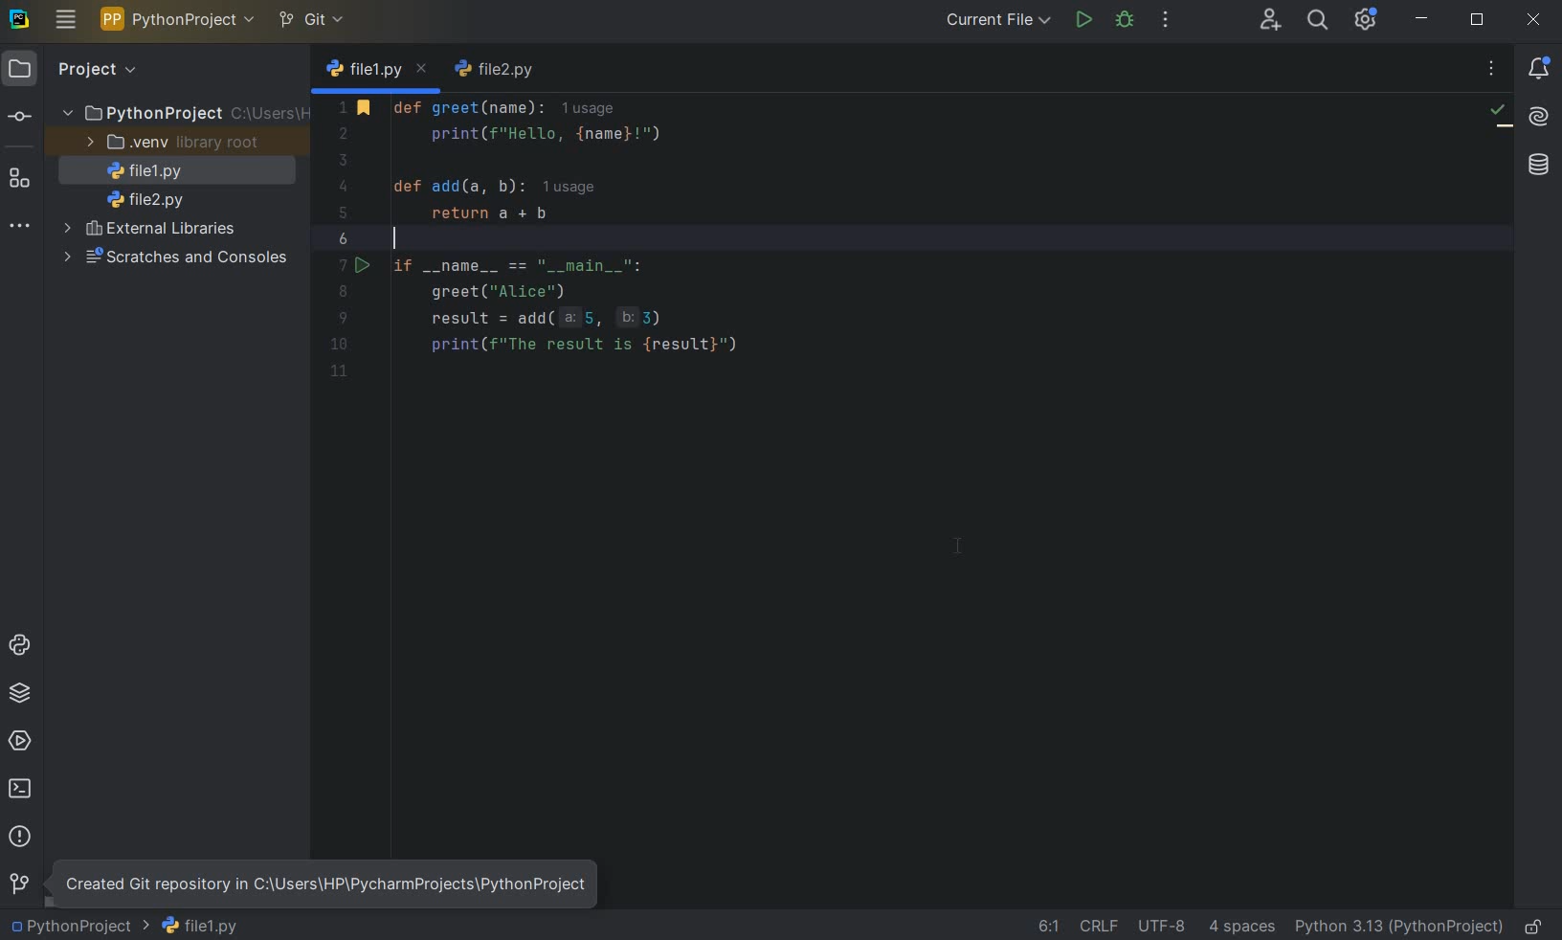  I want to click on more actions, so click(1164, 21).